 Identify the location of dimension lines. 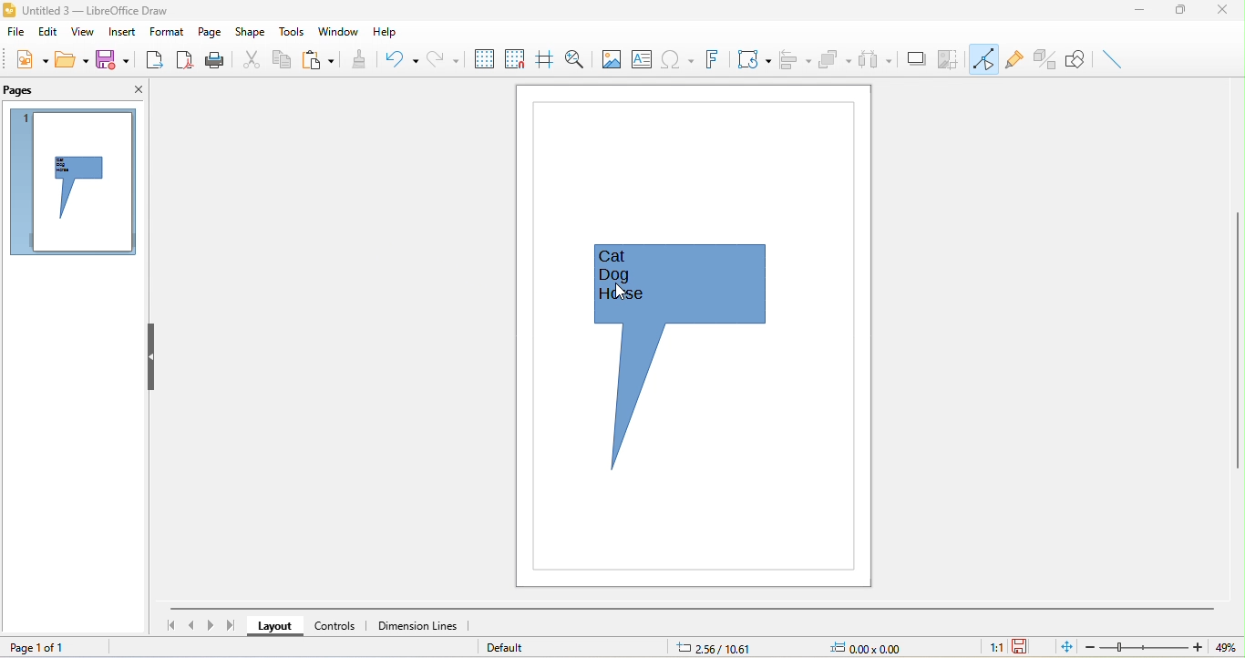
(423, 627).